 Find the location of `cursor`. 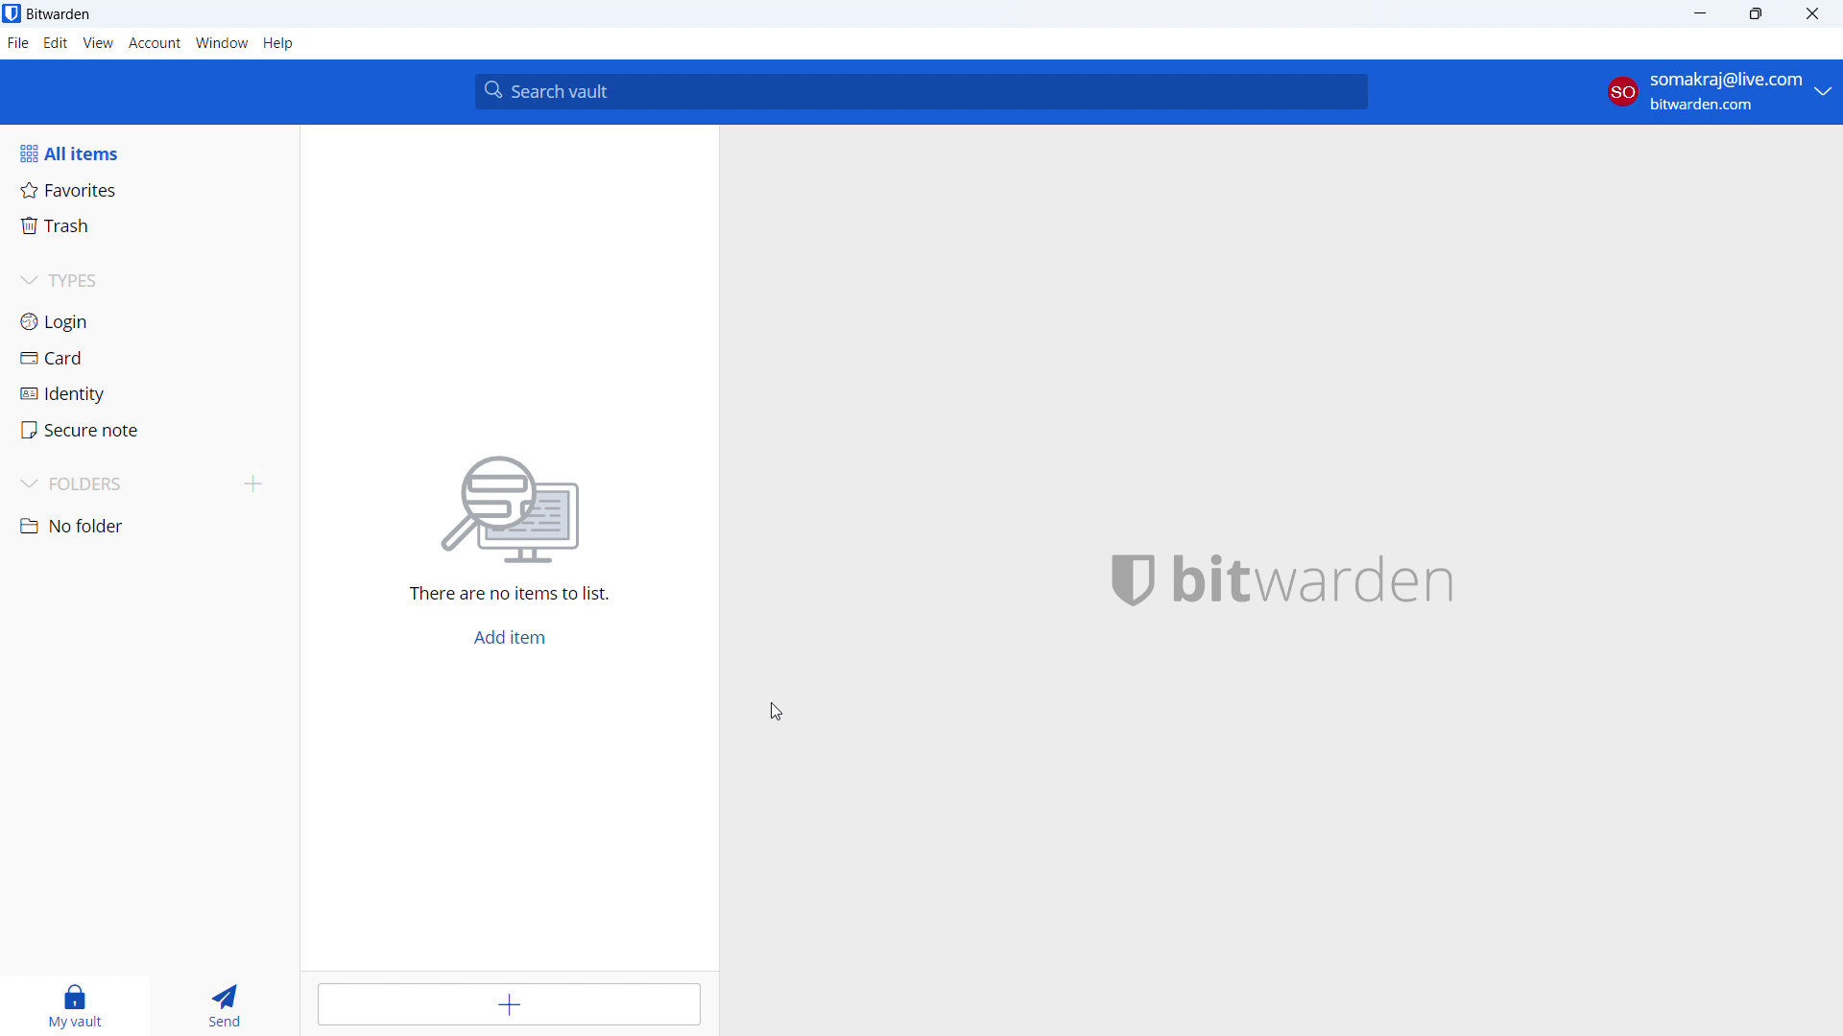

cursor is located at coordinates (777, 714).